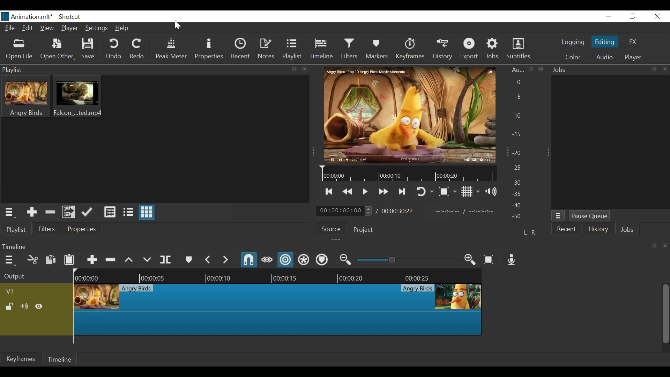 This screenshot has width=670, height=377. Describe the element at coordinates (331, 229) in the screenshot. I see `Source` at that location.